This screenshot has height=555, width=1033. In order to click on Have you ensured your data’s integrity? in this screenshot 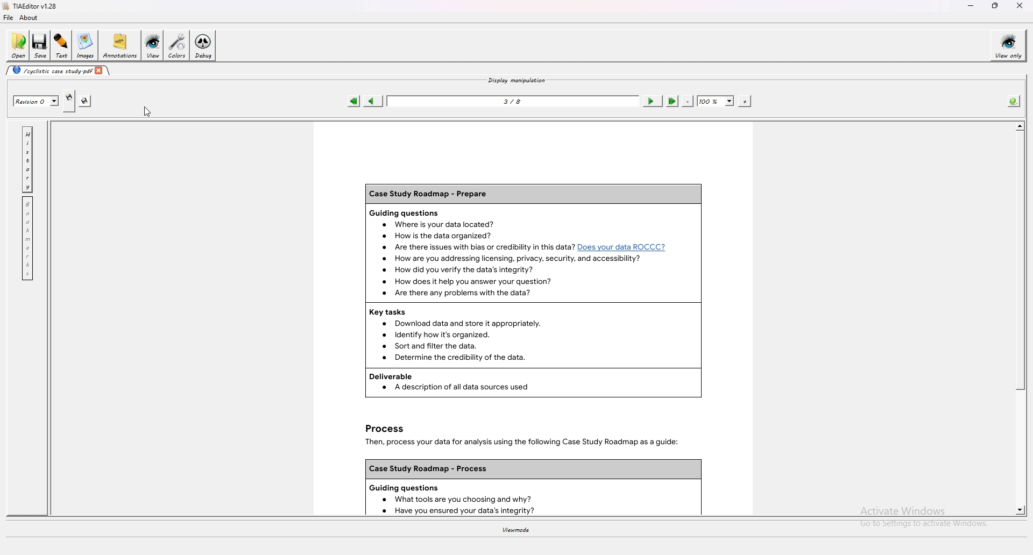, I will do `click(459, 511)`.